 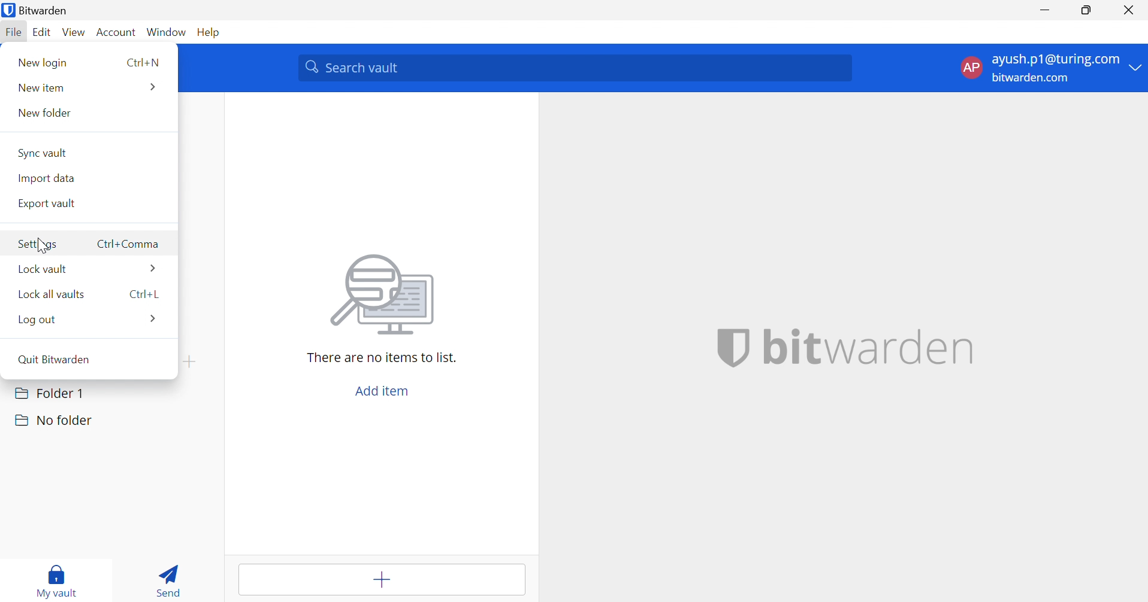 I want to click on bitwarden.com, so click(x=1034, y=78).